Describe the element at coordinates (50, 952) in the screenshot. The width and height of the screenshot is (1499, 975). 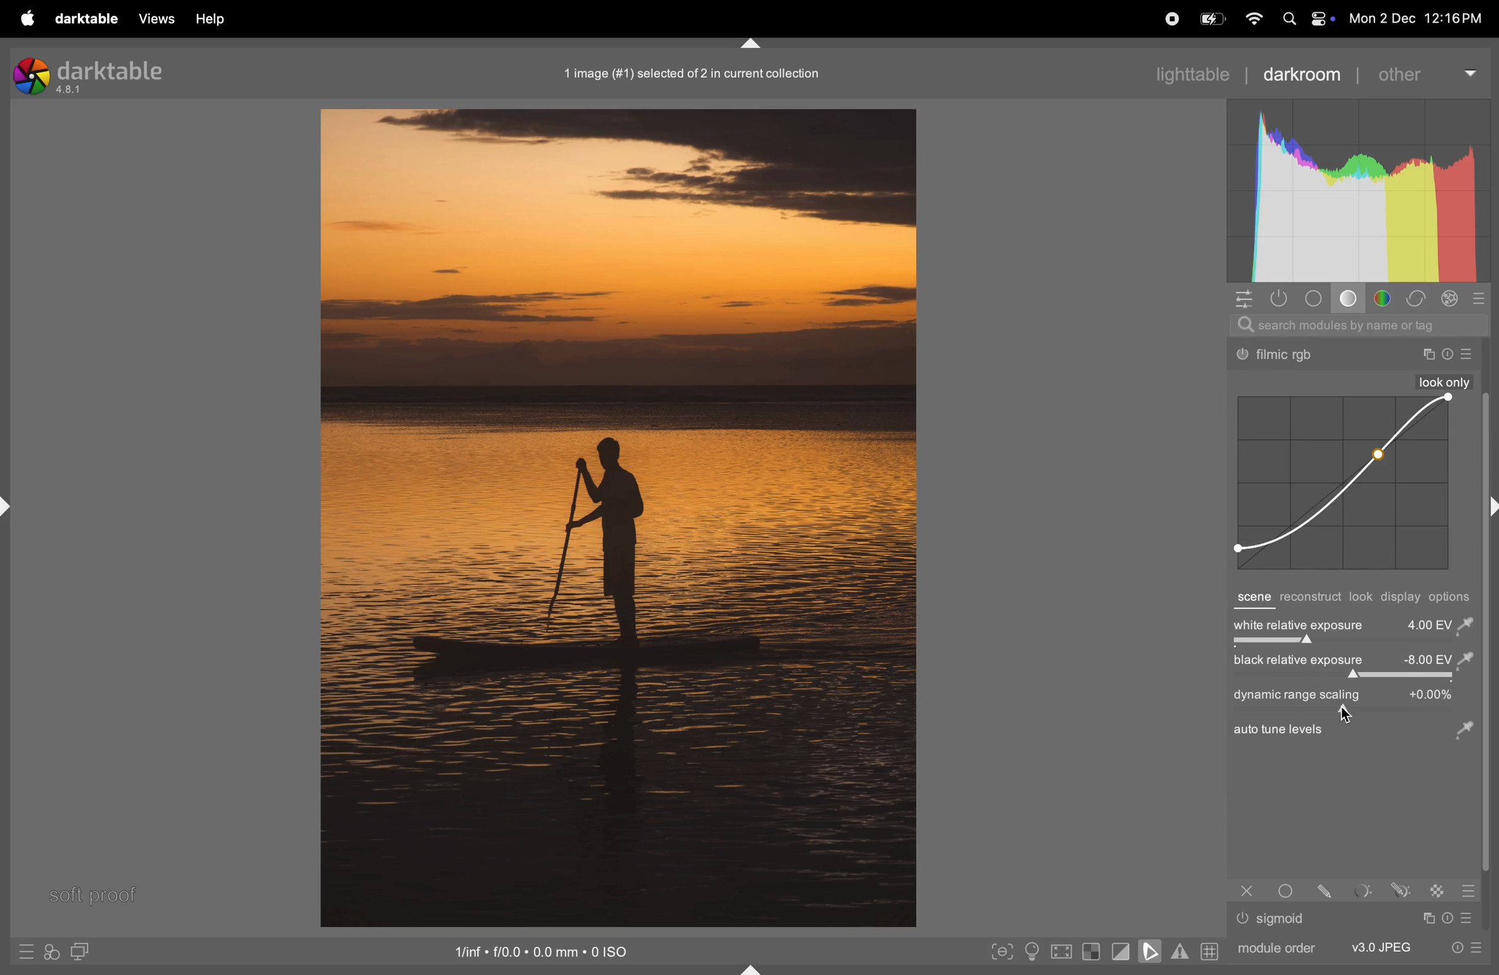
I see `quick acess to apply your styles` at that location.